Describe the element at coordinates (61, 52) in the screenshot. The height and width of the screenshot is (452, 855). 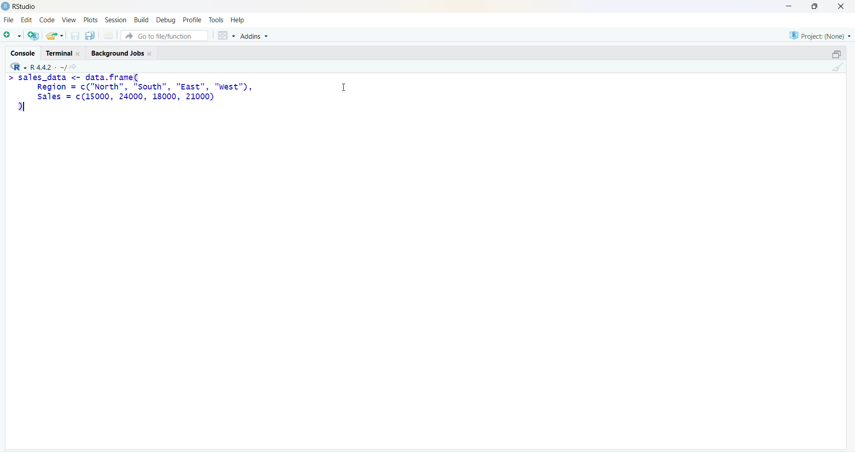
I see `Terminal` at that location.